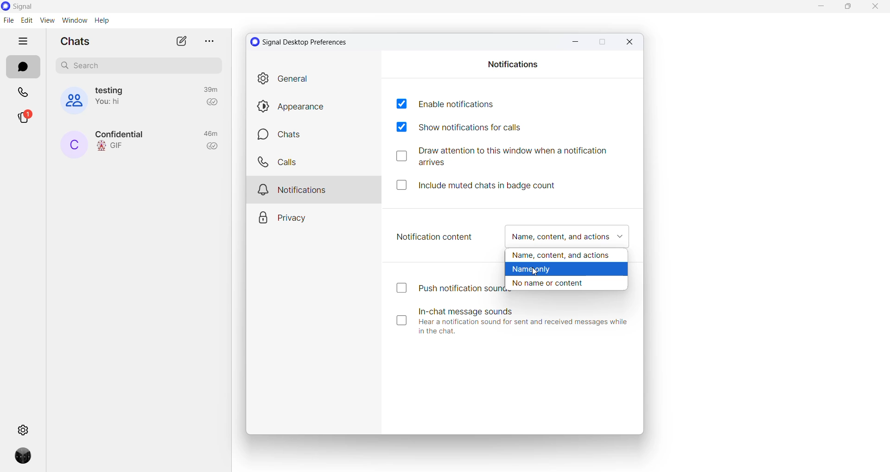 The image size is (890, 472). What do you see at coordinates (572, 40) in the screenshot?
I see `Minimize` at bounding box center [572, 40].